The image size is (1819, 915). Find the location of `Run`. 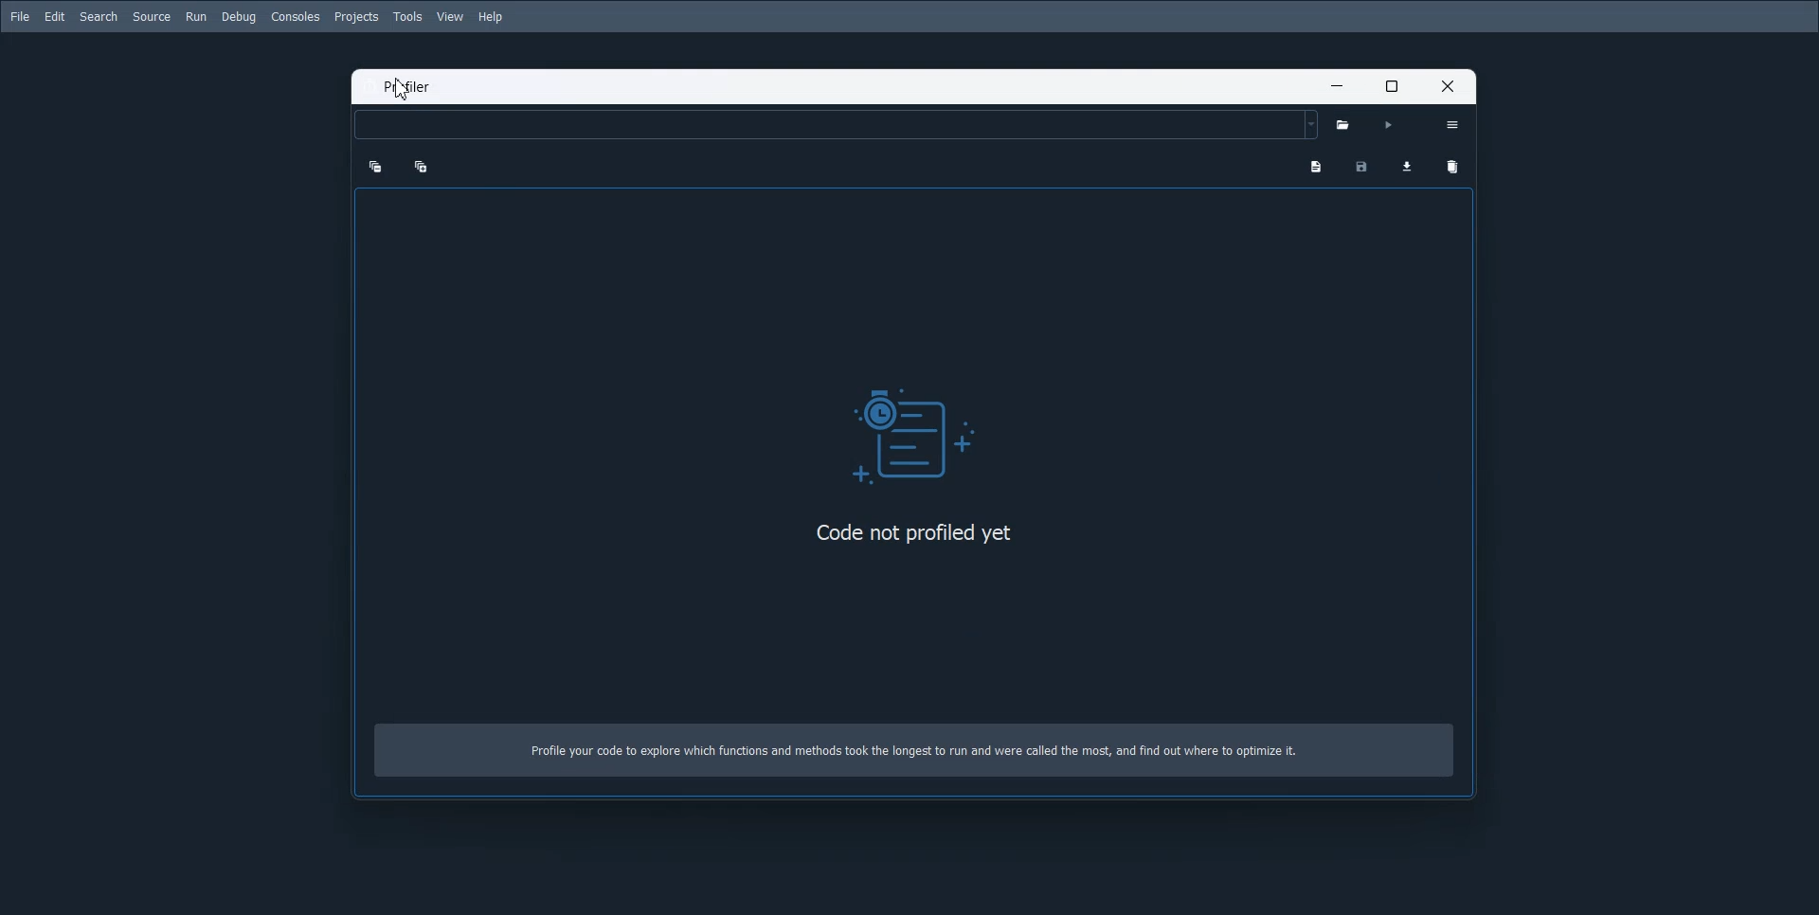

Run is located at coordinates (195, 16).